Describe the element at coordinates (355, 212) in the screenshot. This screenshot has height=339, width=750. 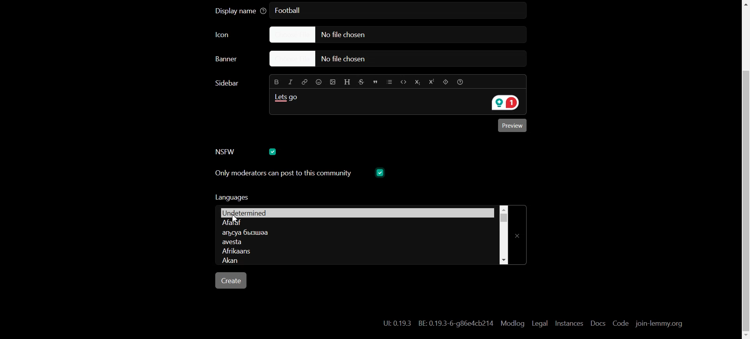
I see `Languages` at that location.